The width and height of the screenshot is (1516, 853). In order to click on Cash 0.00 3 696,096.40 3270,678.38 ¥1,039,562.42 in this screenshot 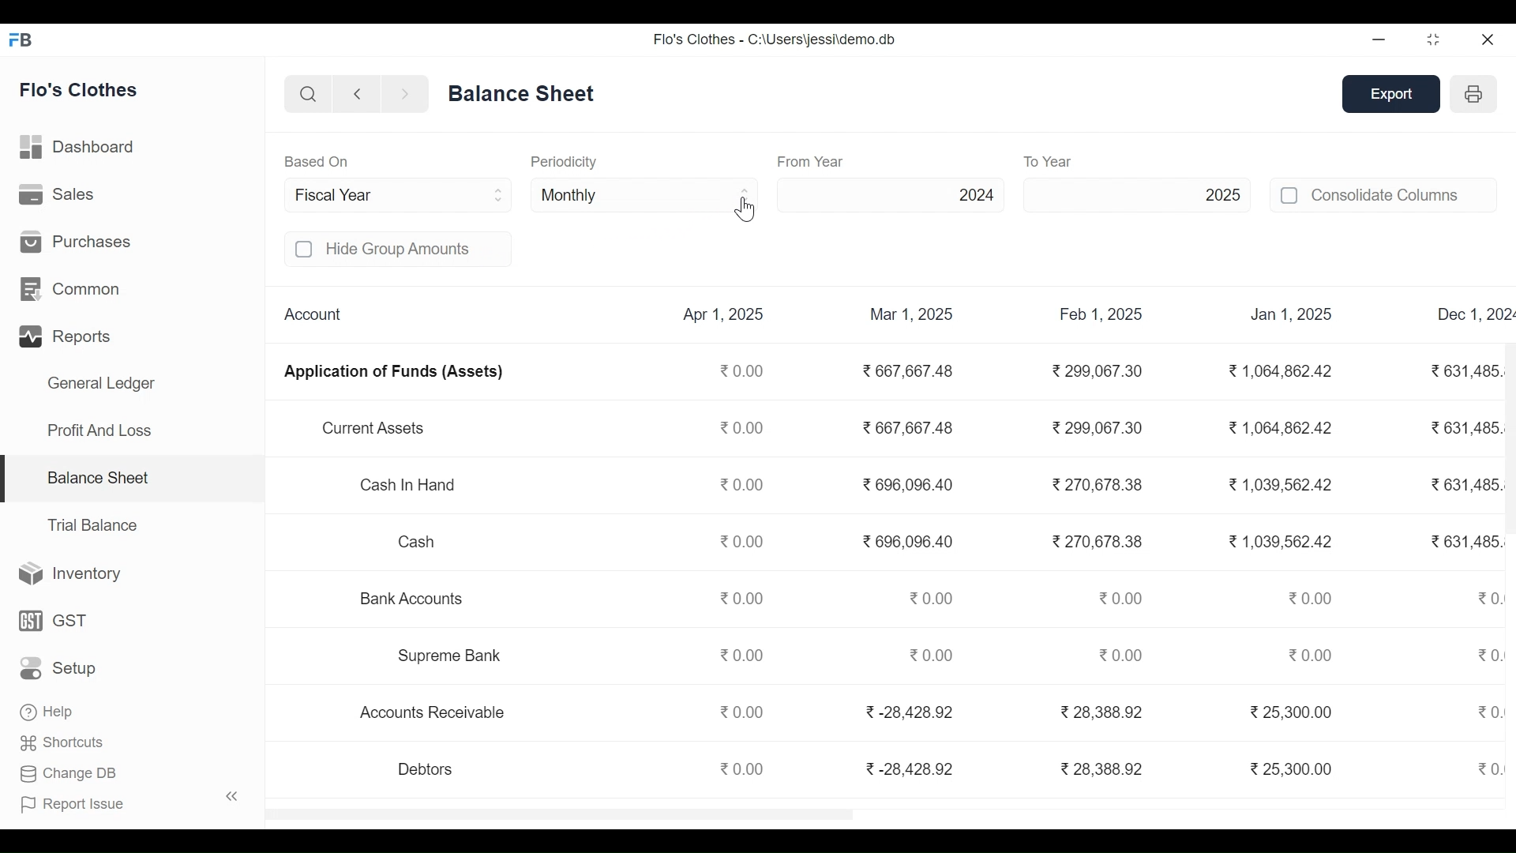, I will do `click(842, 543)`.